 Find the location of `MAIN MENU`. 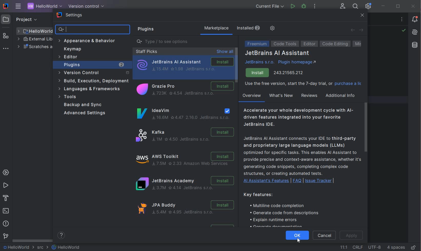

MAIN MENU is located at coordinates (17, 7).